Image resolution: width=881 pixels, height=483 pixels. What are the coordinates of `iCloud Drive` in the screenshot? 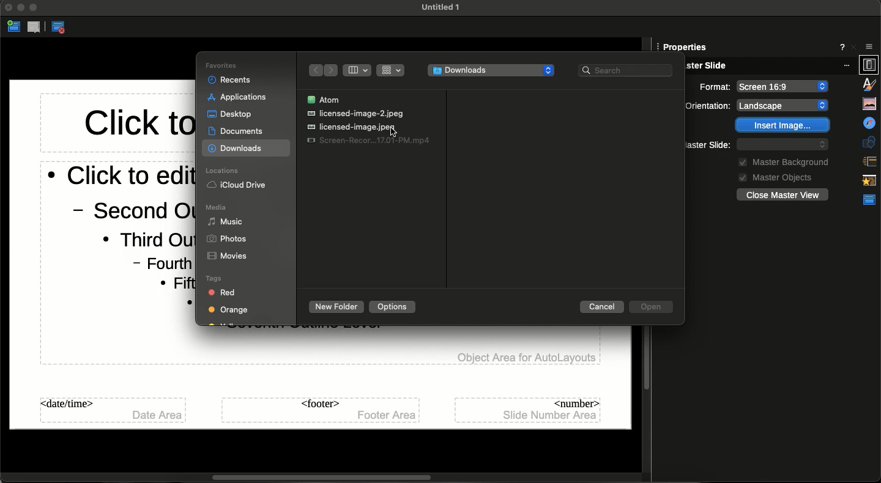 It's located at (237, 186).